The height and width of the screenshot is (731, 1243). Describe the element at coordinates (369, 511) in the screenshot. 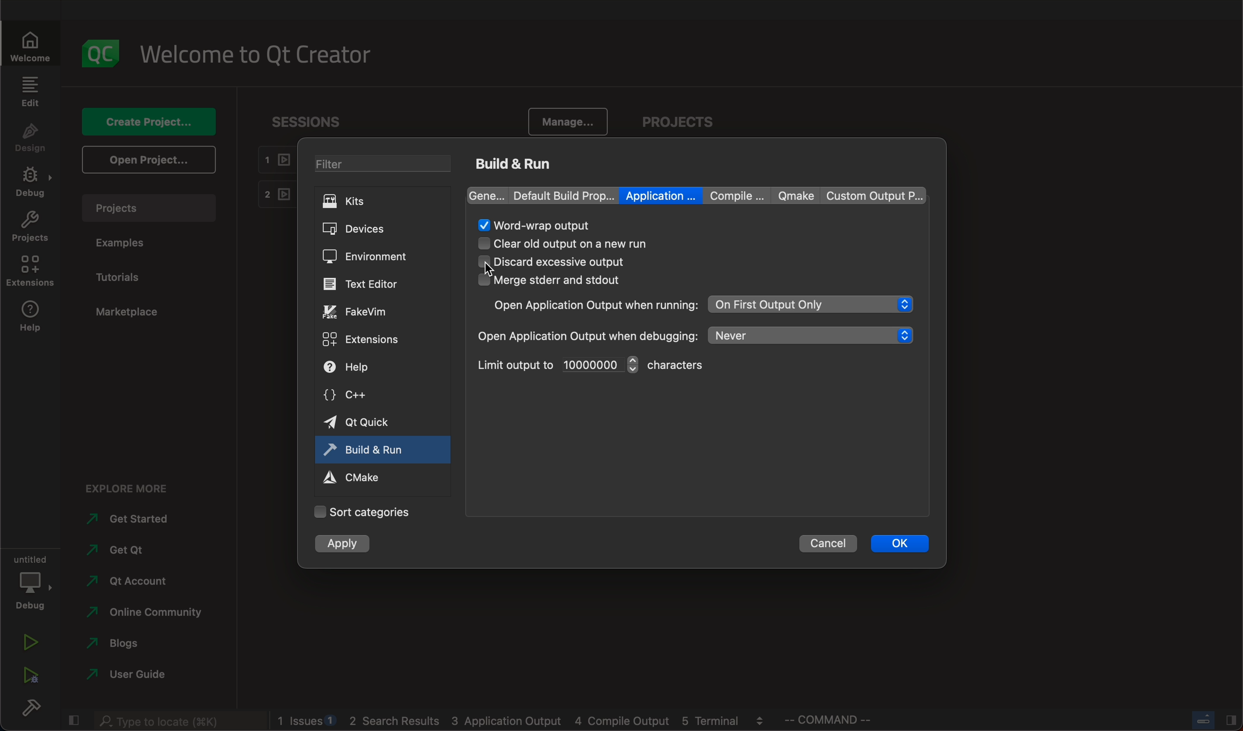

I see `Categories` at that location.